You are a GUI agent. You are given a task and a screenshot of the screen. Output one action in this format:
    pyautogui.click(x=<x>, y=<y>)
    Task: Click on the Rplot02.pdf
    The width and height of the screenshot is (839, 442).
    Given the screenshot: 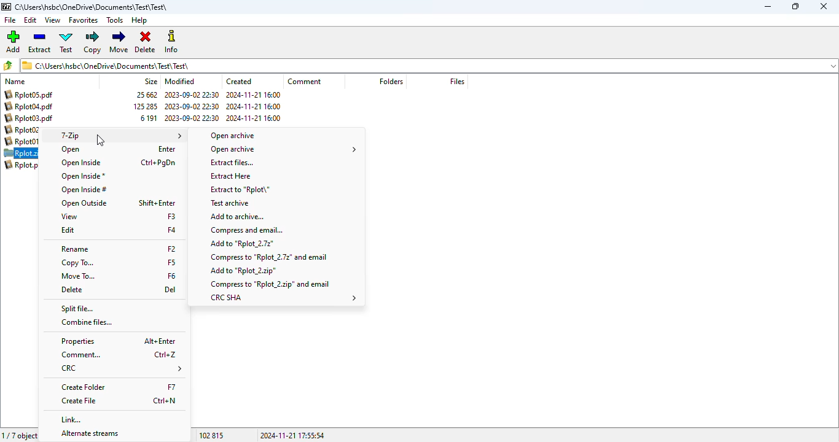 What is the action you would take?
    pyautogui.click(x=26, y=130)
    